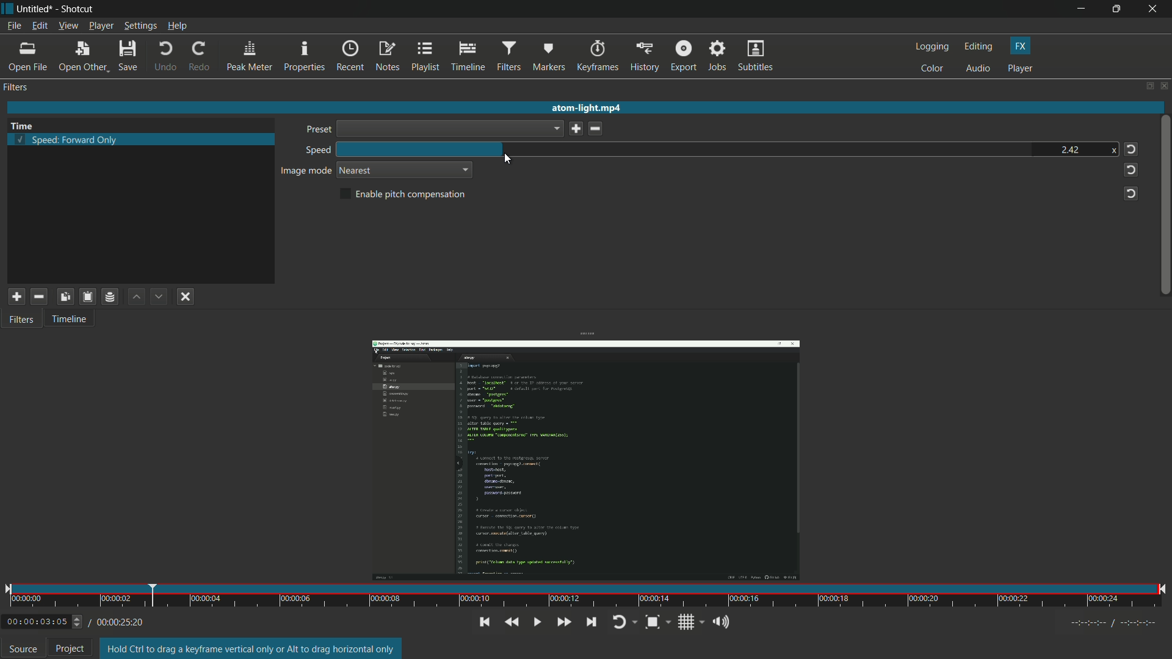 This screenshot has width=1172, height=659. I want to click on play quickly forward, so click(565, 621).